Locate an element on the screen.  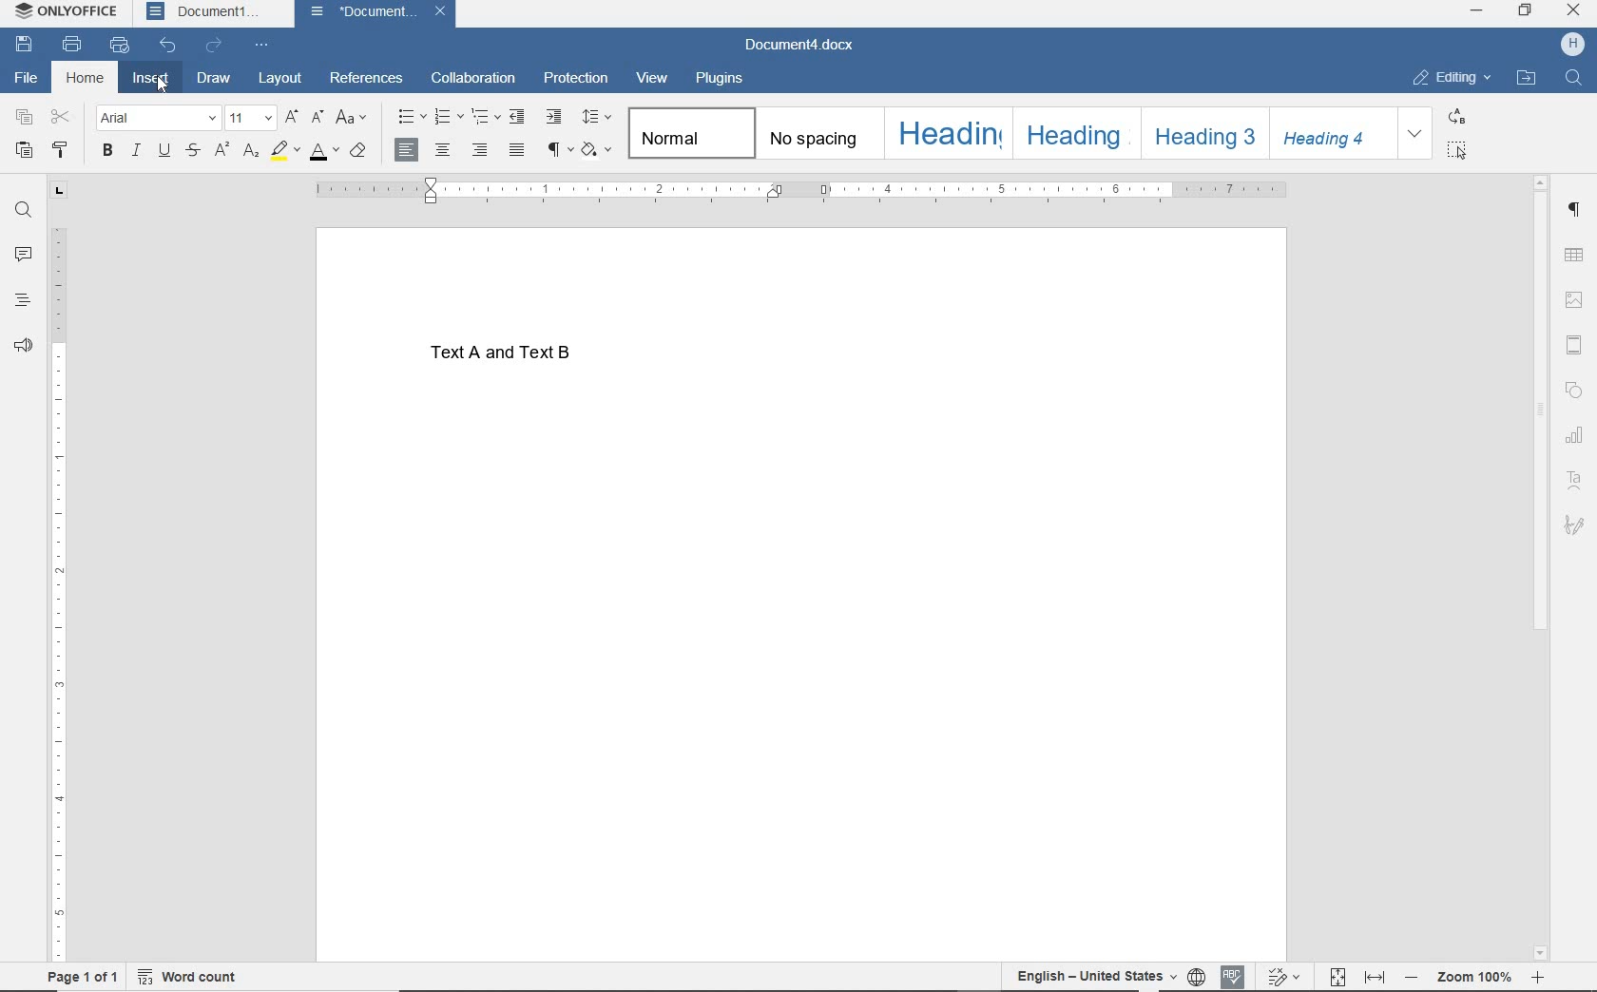
EXPAND is located at coordinates (1415, 133).